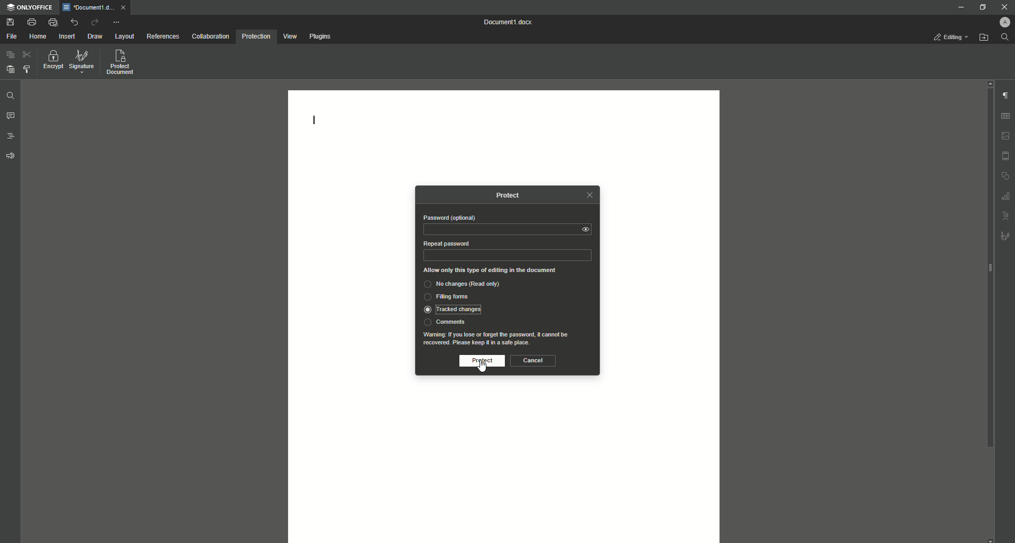  I want to click on scroll up, so click(990, 83).